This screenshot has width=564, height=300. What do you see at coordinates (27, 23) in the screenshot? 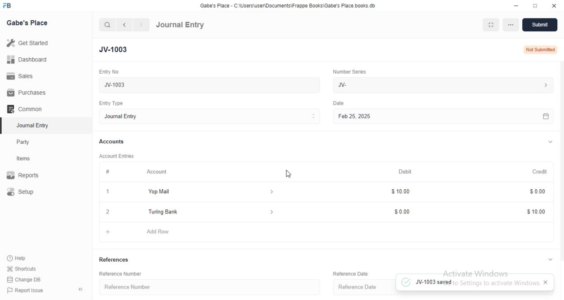
I see `Gabe's Place` at bounding box center [27, 23].